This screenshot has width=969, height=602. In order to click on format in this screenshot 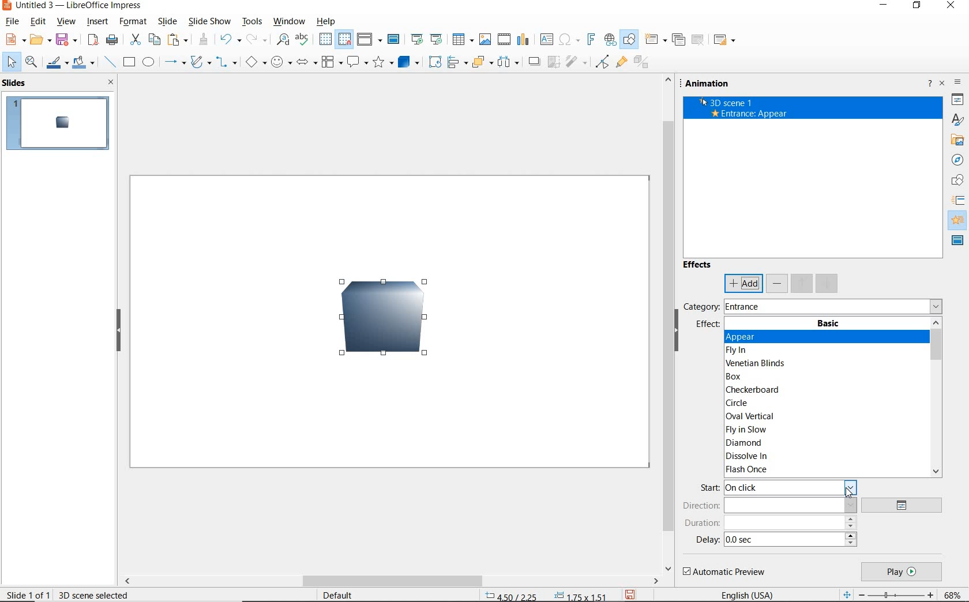, I will do `click(132, 21)`.